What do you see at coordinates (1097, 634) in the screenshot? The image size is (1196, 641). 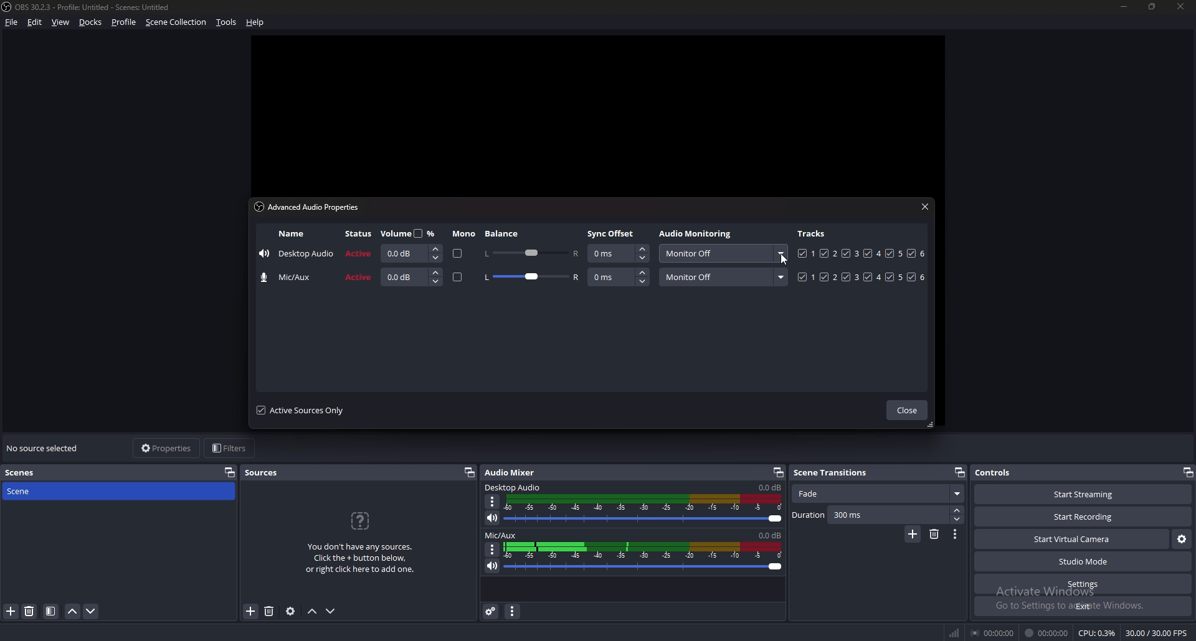 I see `CPU: 0.3%` at bounding box center [1097, 634].